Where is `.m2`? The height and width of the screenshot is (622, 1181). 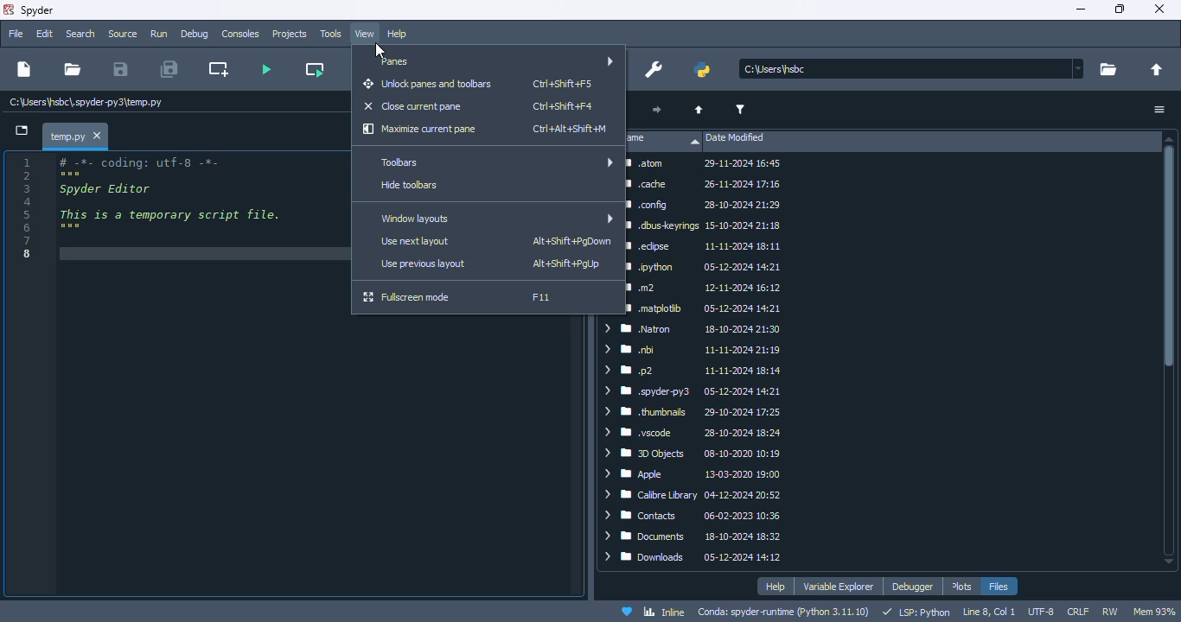
.m2 is located at coordinates (705, 289).